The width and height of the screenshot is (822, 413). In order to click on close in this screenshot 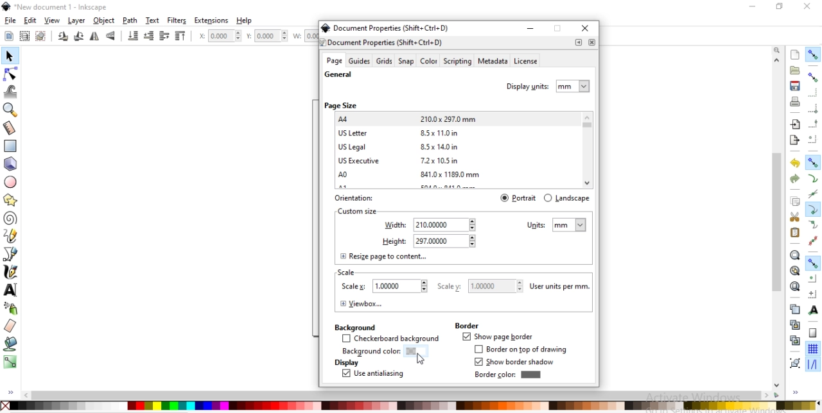, I will do `click(808, 6)`.